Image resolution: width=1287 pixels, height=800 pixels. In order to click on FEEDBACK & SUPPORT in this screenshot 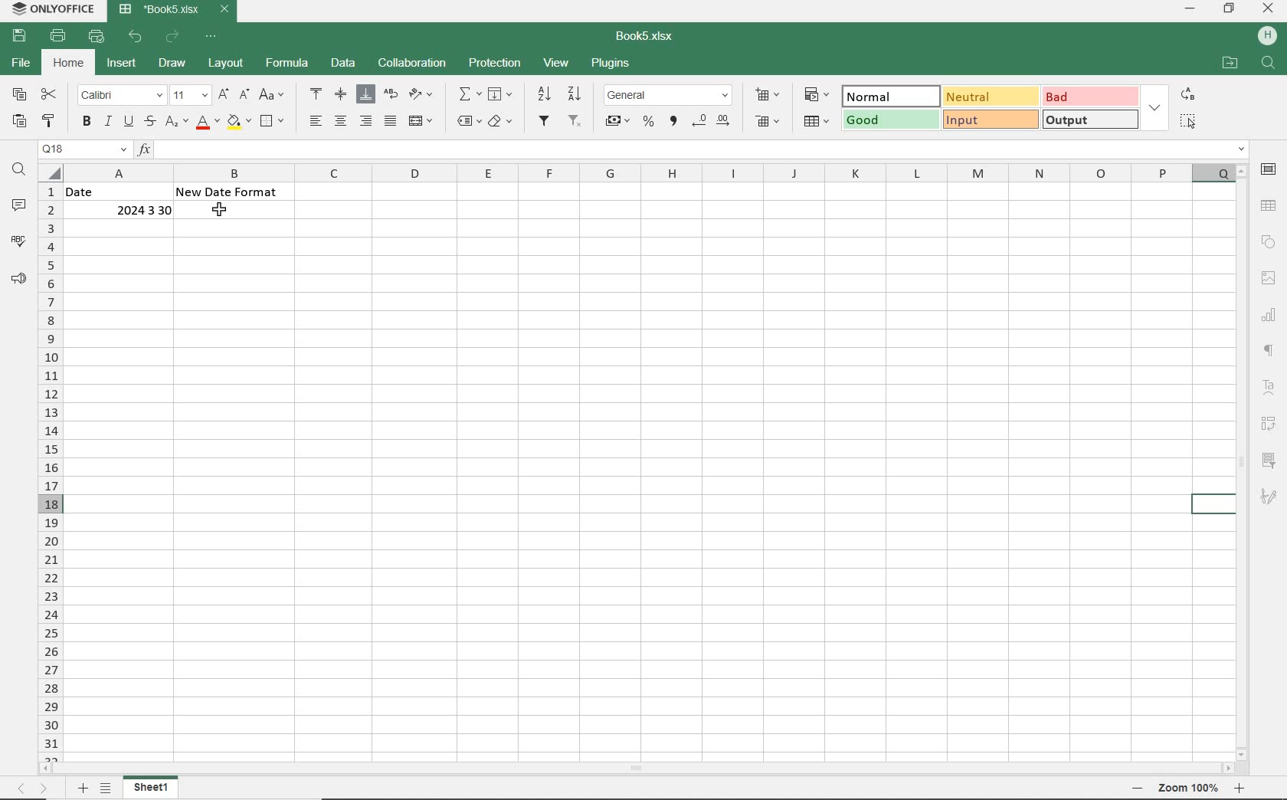, I will do `click(19, 280)`.